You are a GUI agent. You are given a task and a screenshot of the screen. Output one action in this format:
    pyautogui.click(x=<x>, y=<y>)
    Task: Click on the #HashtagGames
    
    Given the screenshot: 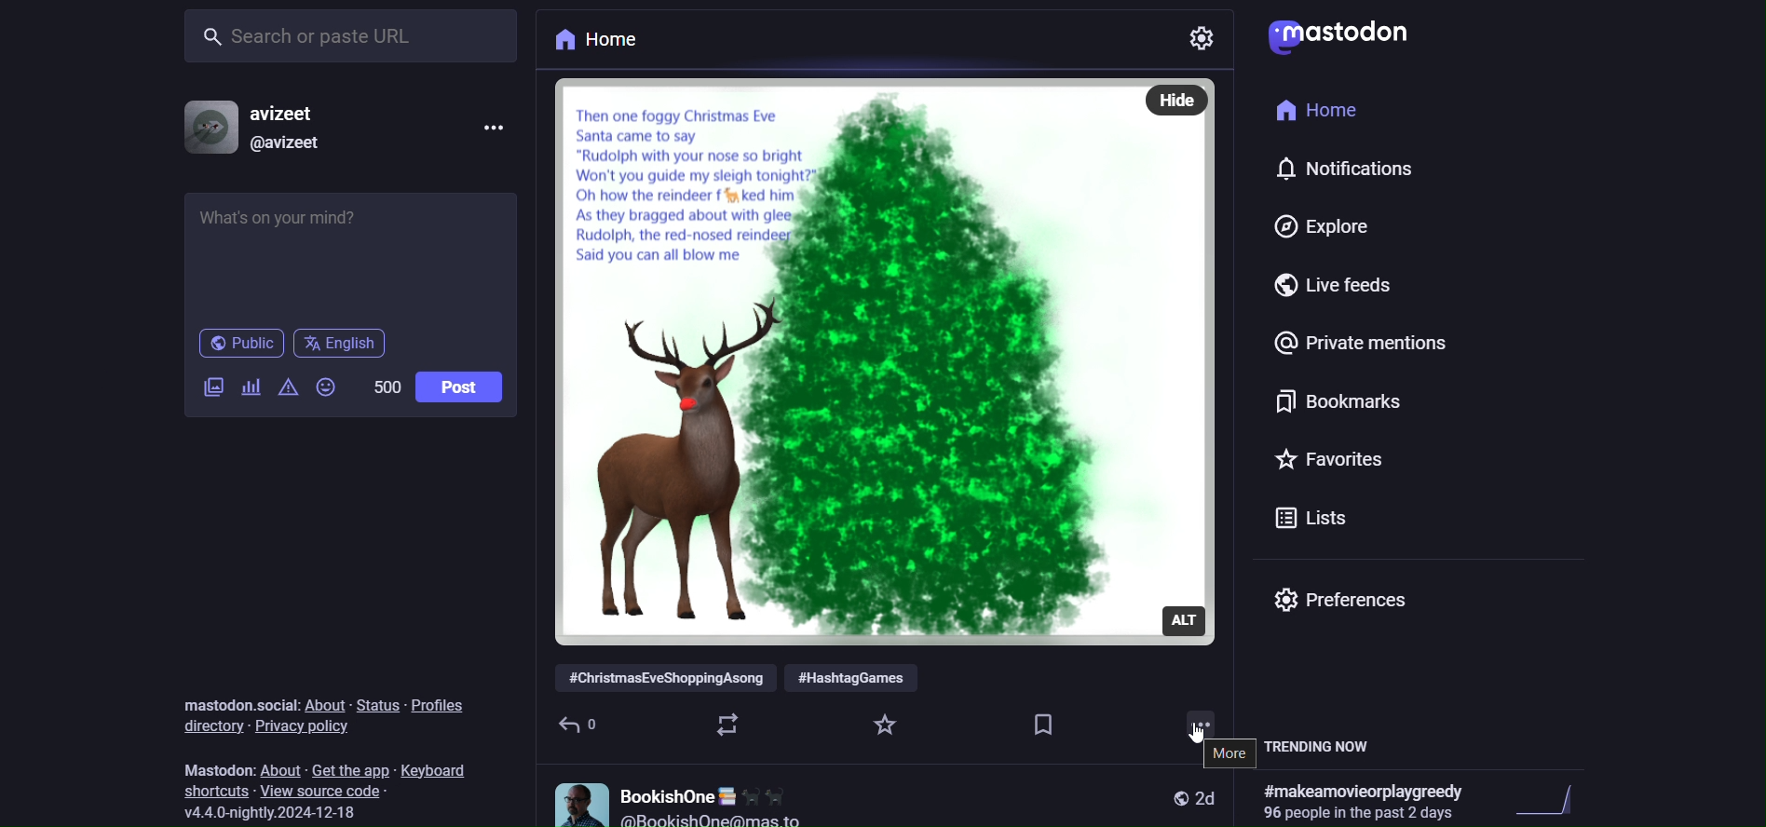 What is the action you would take?
    pyautogui.click(x=858, y=676)
    